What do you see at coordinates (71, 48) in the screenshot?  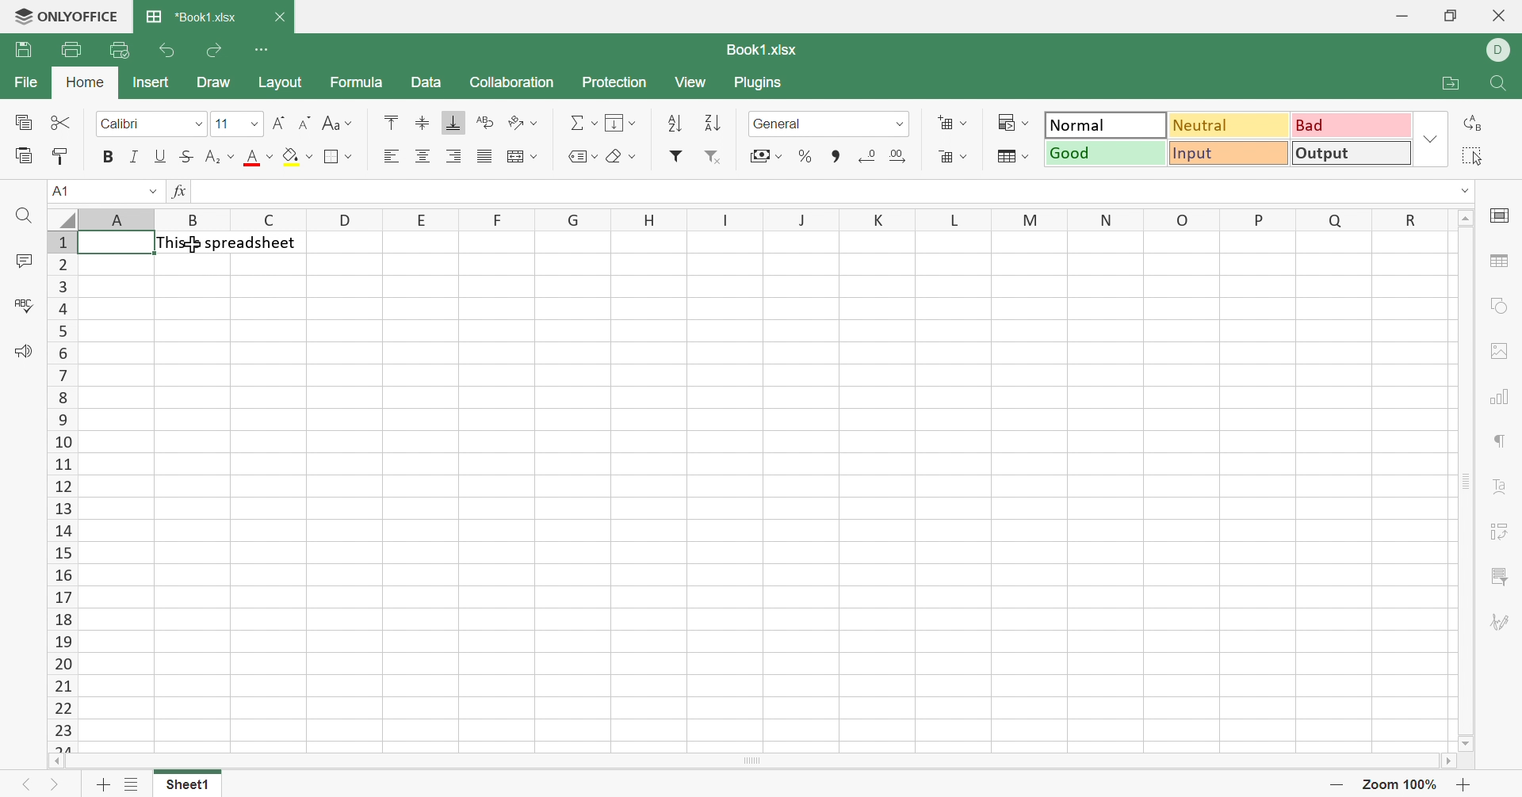 I see `Print` at bounding box center [71, 48].